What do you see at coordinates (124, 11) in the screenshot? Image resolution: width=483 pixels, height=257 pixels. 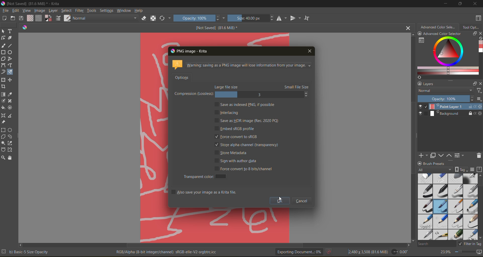 I see `window` at bounding box center [124, 11].